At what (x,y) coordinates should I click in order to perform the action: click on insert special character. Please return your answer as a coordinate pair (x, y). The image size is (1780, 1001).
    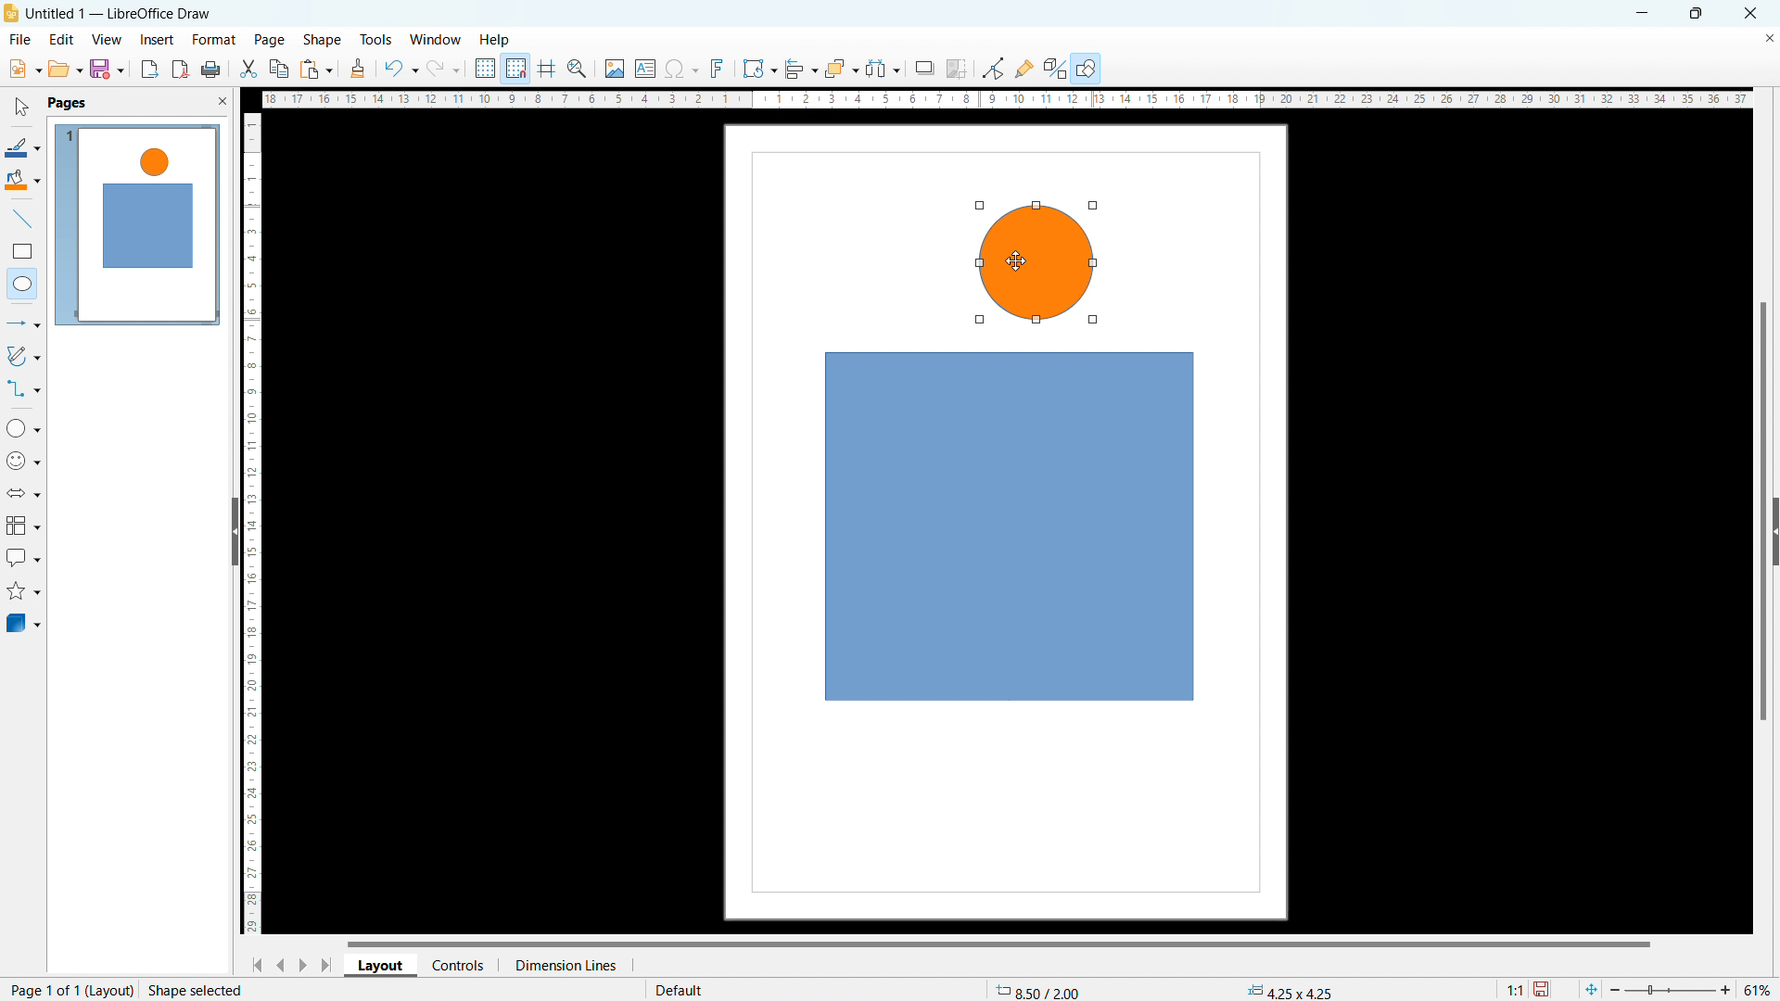
    Looking at the image, I should click on (682, 69).